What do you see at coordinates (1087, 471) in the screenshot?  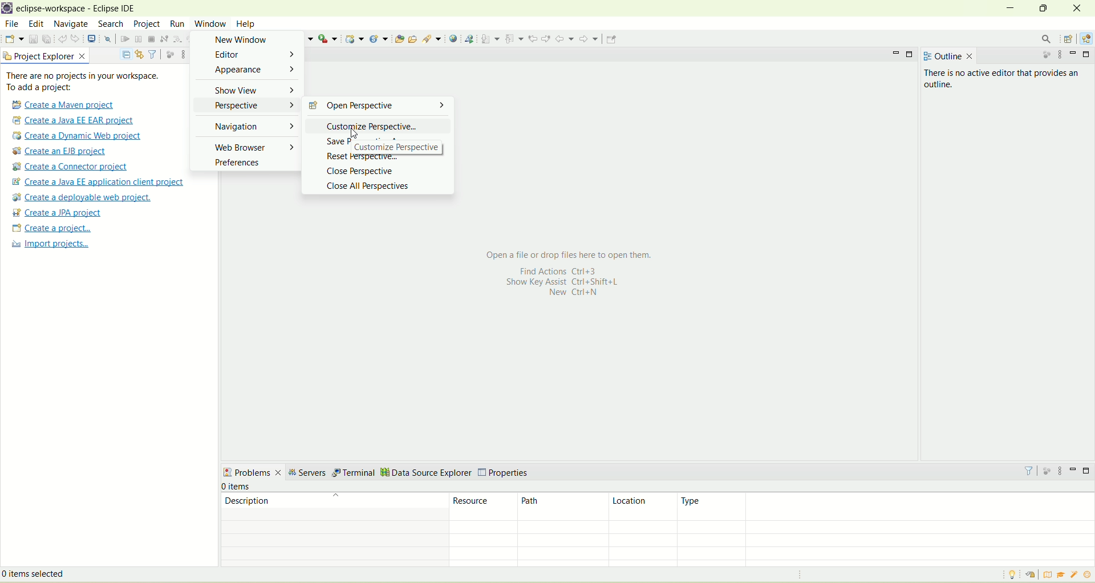 I see `maximize` at bounding box center [1087, 471].